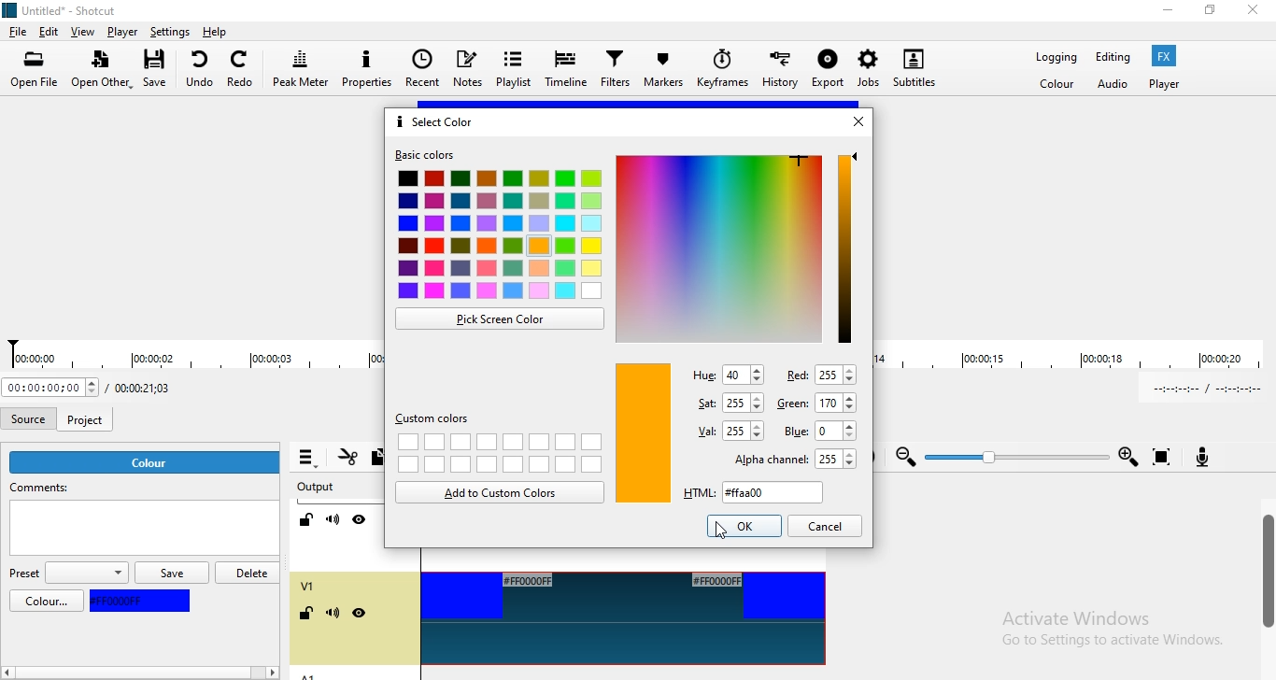 The width and height of the screenshot is (1276, 680). Describe the element at coordinates (621, 622) in the screenshot. I see `video track` at that location.